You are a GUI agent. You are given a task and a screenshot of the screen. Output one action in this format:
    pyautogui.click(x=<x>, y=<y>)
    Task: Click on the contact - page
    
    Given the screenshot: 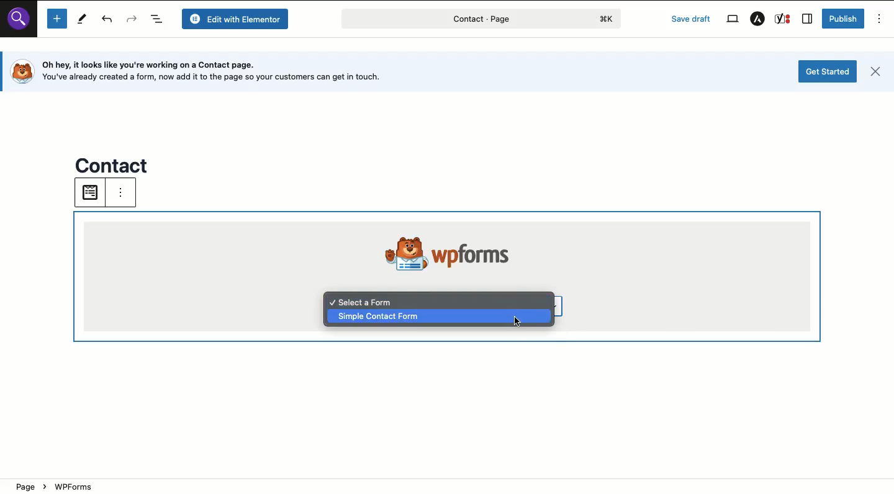 What is the action you would take?
    pyautogui.click(x=438, y=21)
    